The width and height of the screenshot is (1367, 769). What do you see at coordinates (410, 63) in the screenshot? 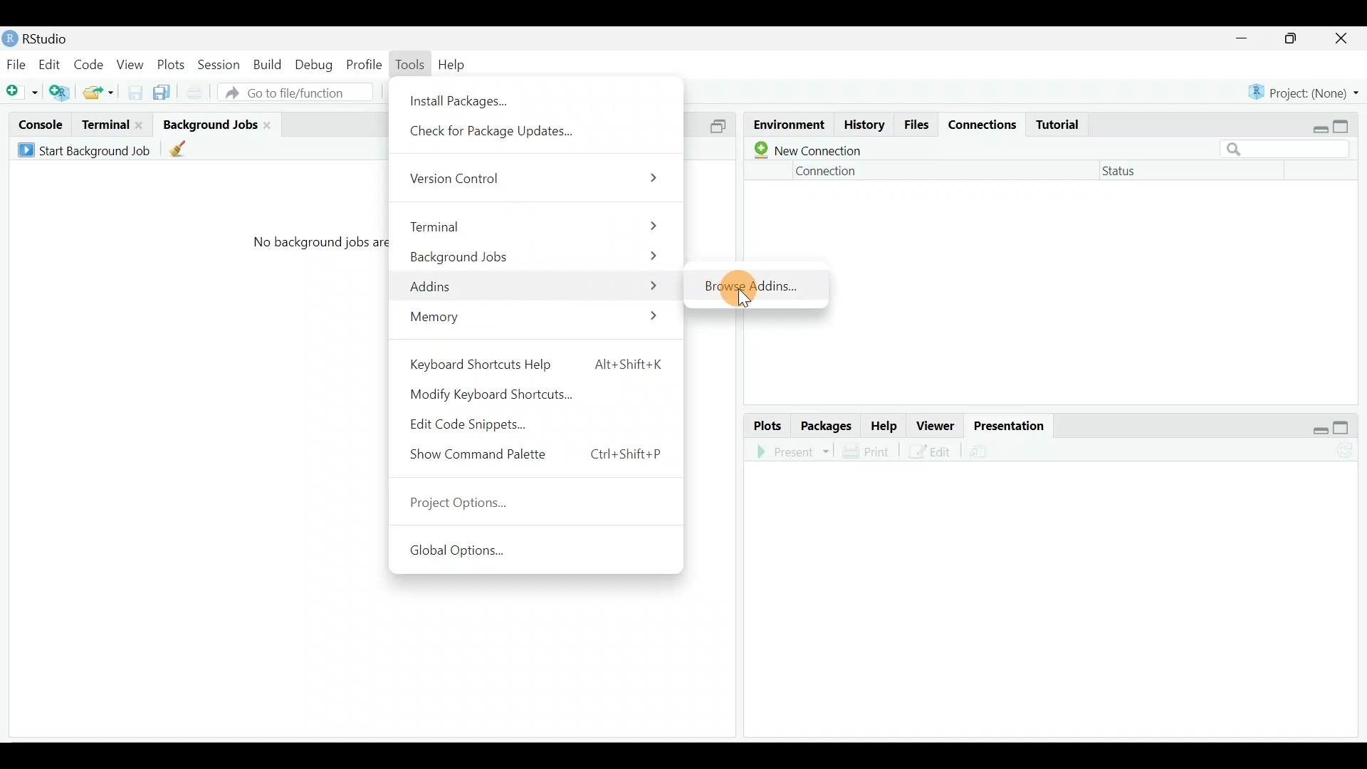
I see `Tools` at bounding box center [410, 63].